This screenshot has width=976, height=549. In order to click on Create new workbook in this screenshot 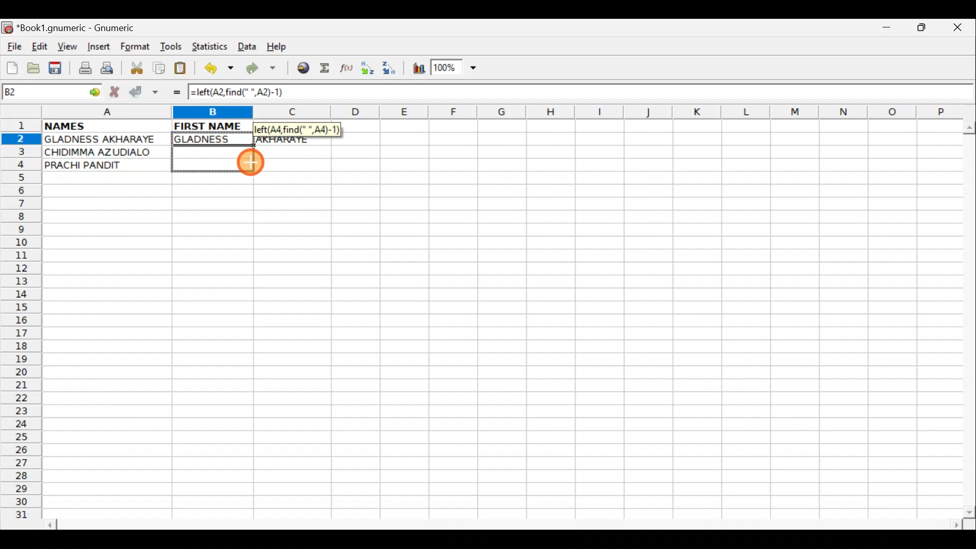, I will do `click(11, 66)`.